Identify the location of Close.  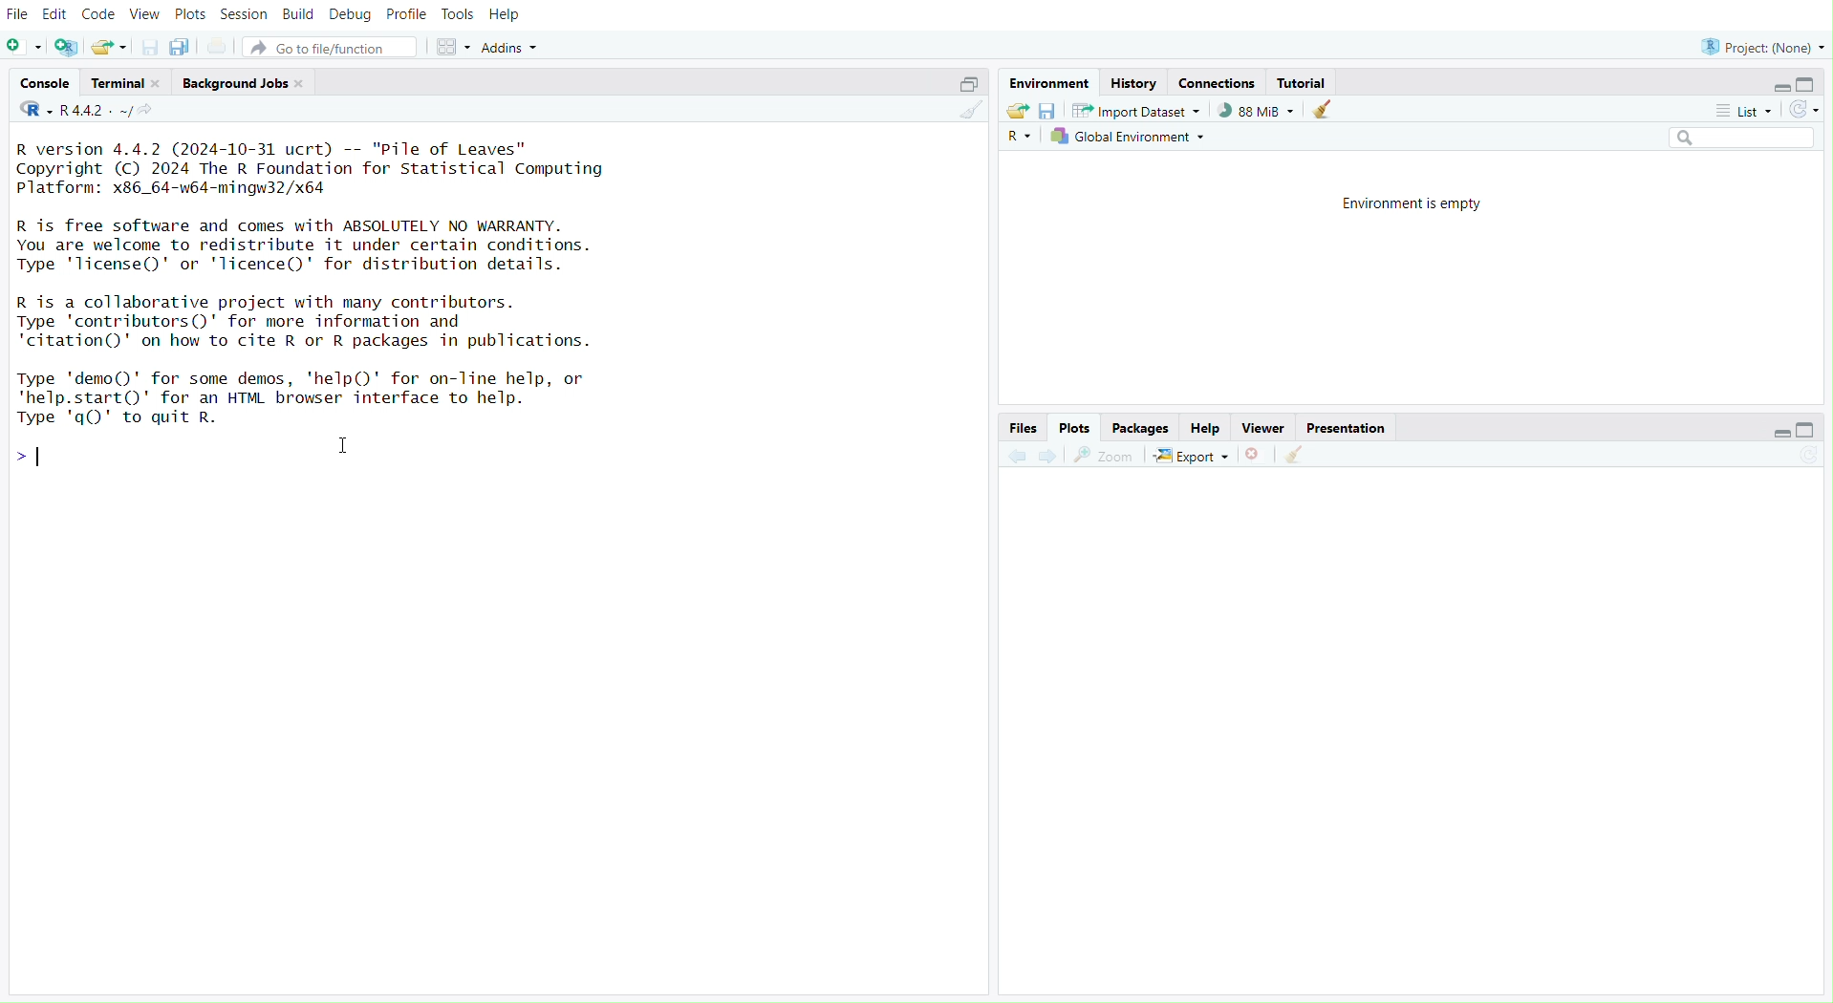
(1258, 453).